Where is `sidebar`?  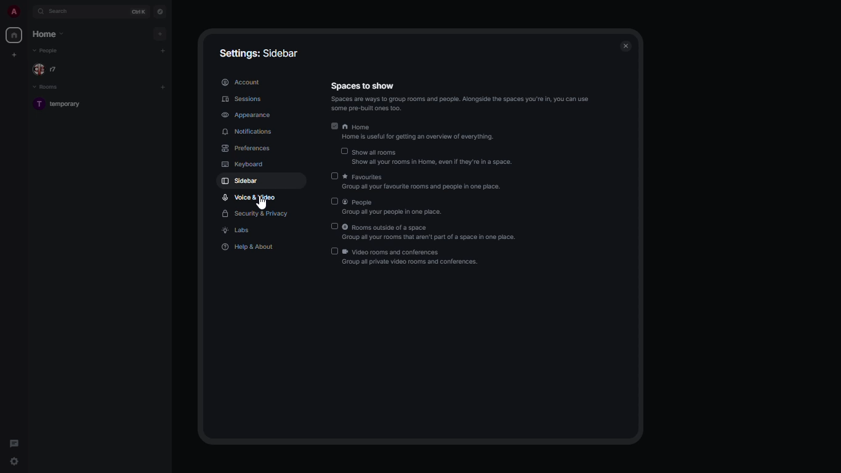 sidebar is located at coordinates (241, 182).